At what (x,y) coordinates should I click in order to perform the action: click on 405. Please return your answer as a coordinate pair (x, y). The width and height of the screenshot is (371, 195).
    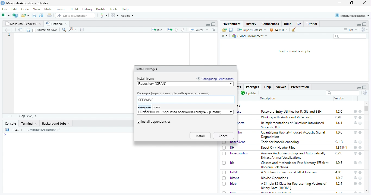
    Looking at the image, I should click on (339, 172).